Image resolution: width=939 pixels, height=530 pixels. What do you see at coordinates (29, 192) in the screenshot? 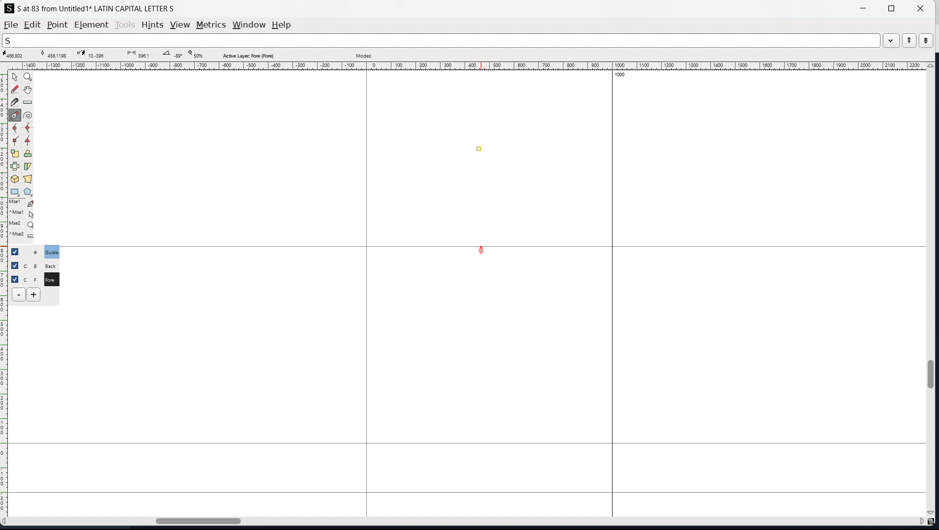
I see `polygon and stars` at bounding box center [29, 192].